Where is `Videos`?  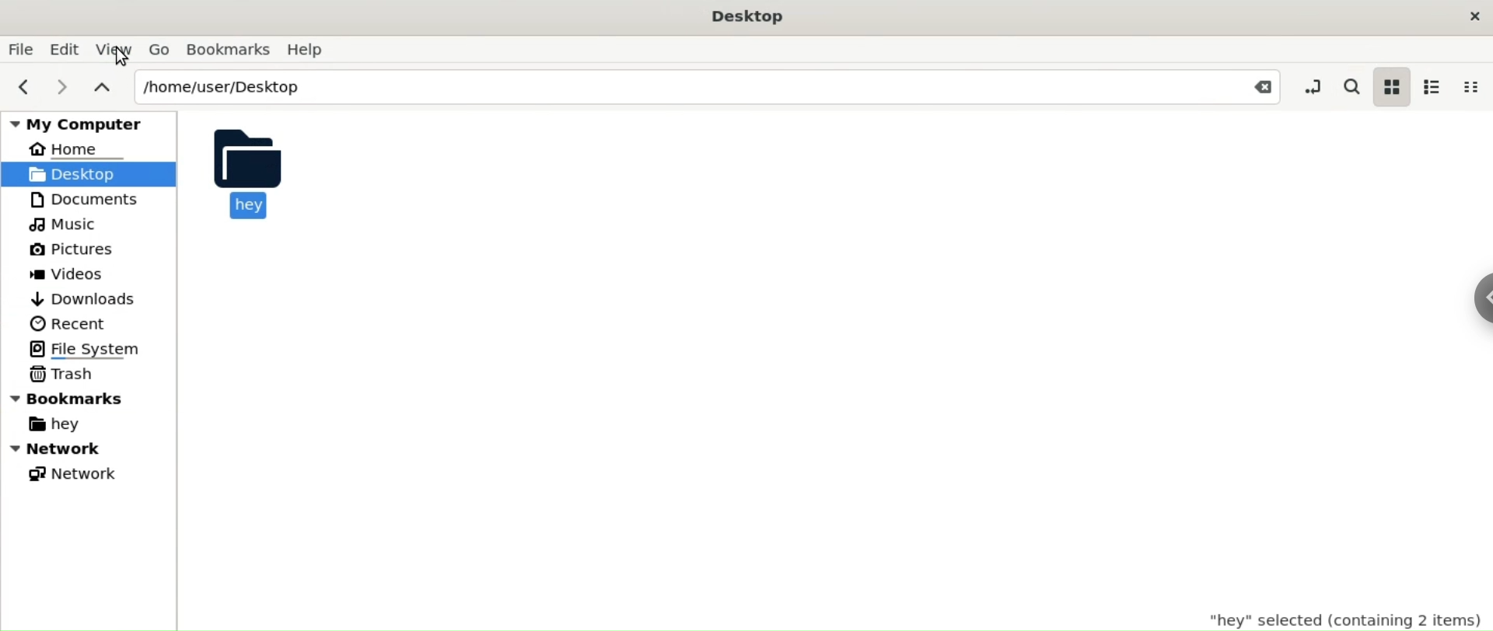
Videos is located at coordinates (68, 275).